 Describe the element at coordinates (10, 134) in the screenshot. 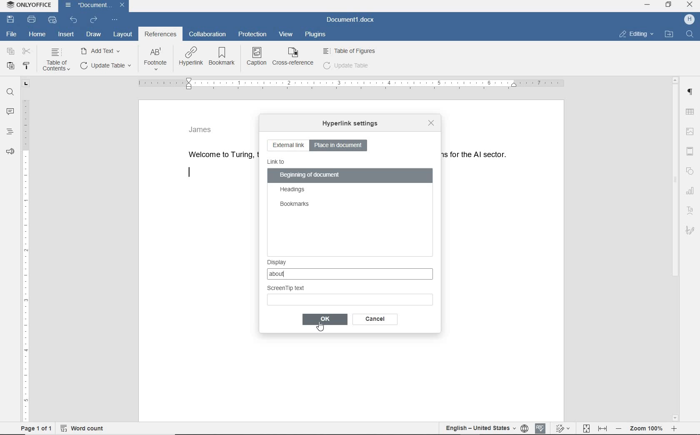

I see `headings` at that location.